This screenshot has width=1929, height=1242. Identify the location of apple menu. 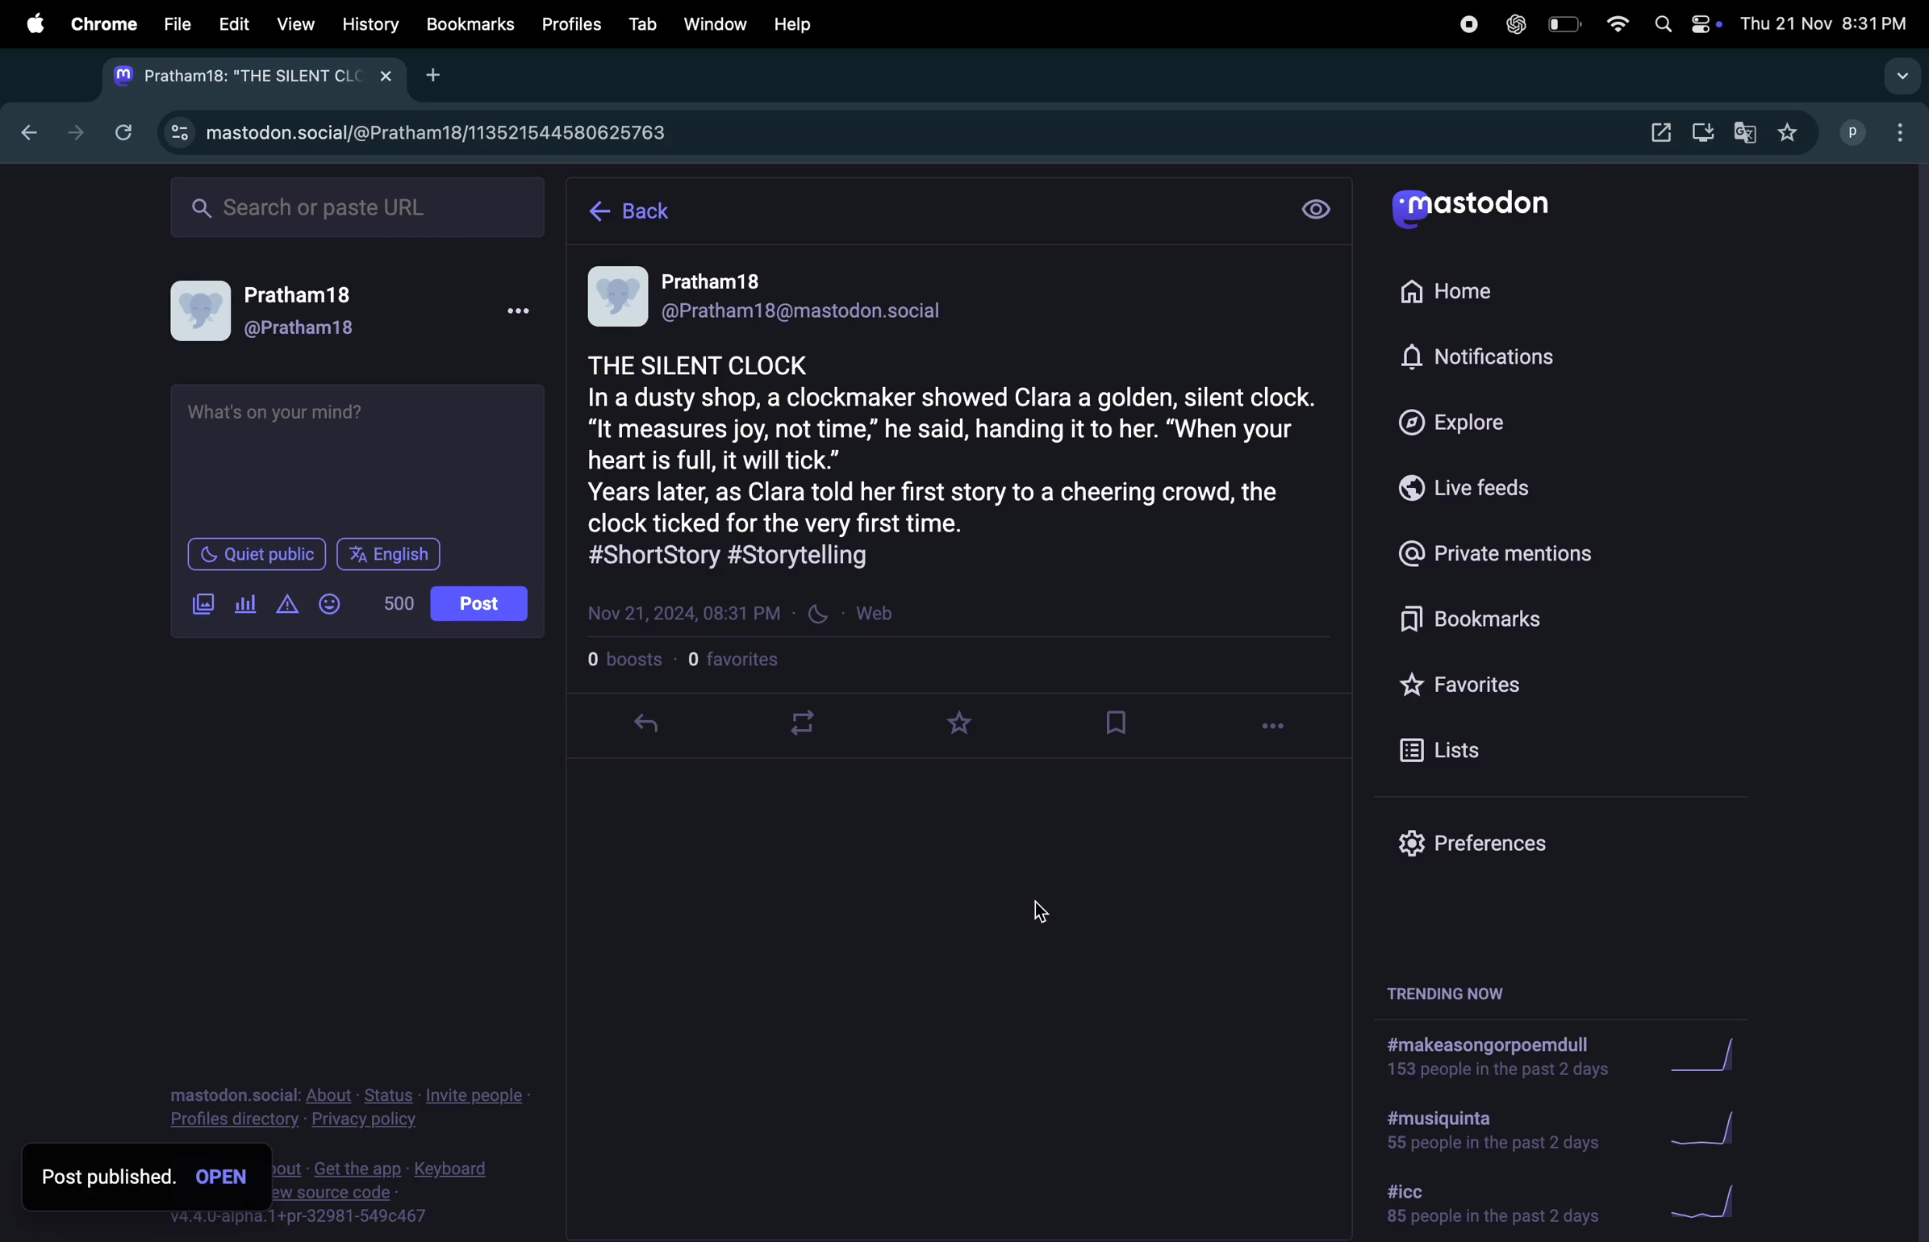
(31, 22).